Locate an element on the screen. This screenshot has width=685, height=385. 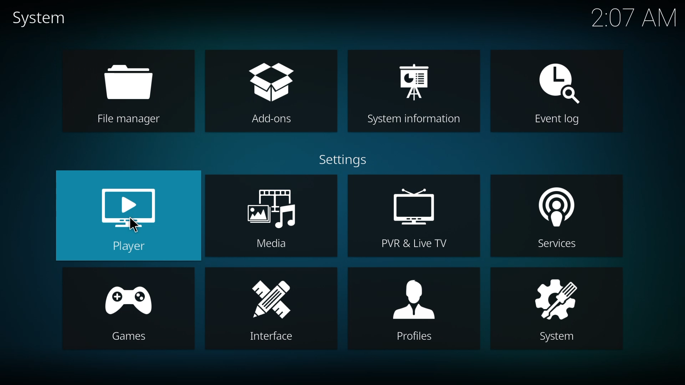
add-ons is located at coordinates (270, 92).